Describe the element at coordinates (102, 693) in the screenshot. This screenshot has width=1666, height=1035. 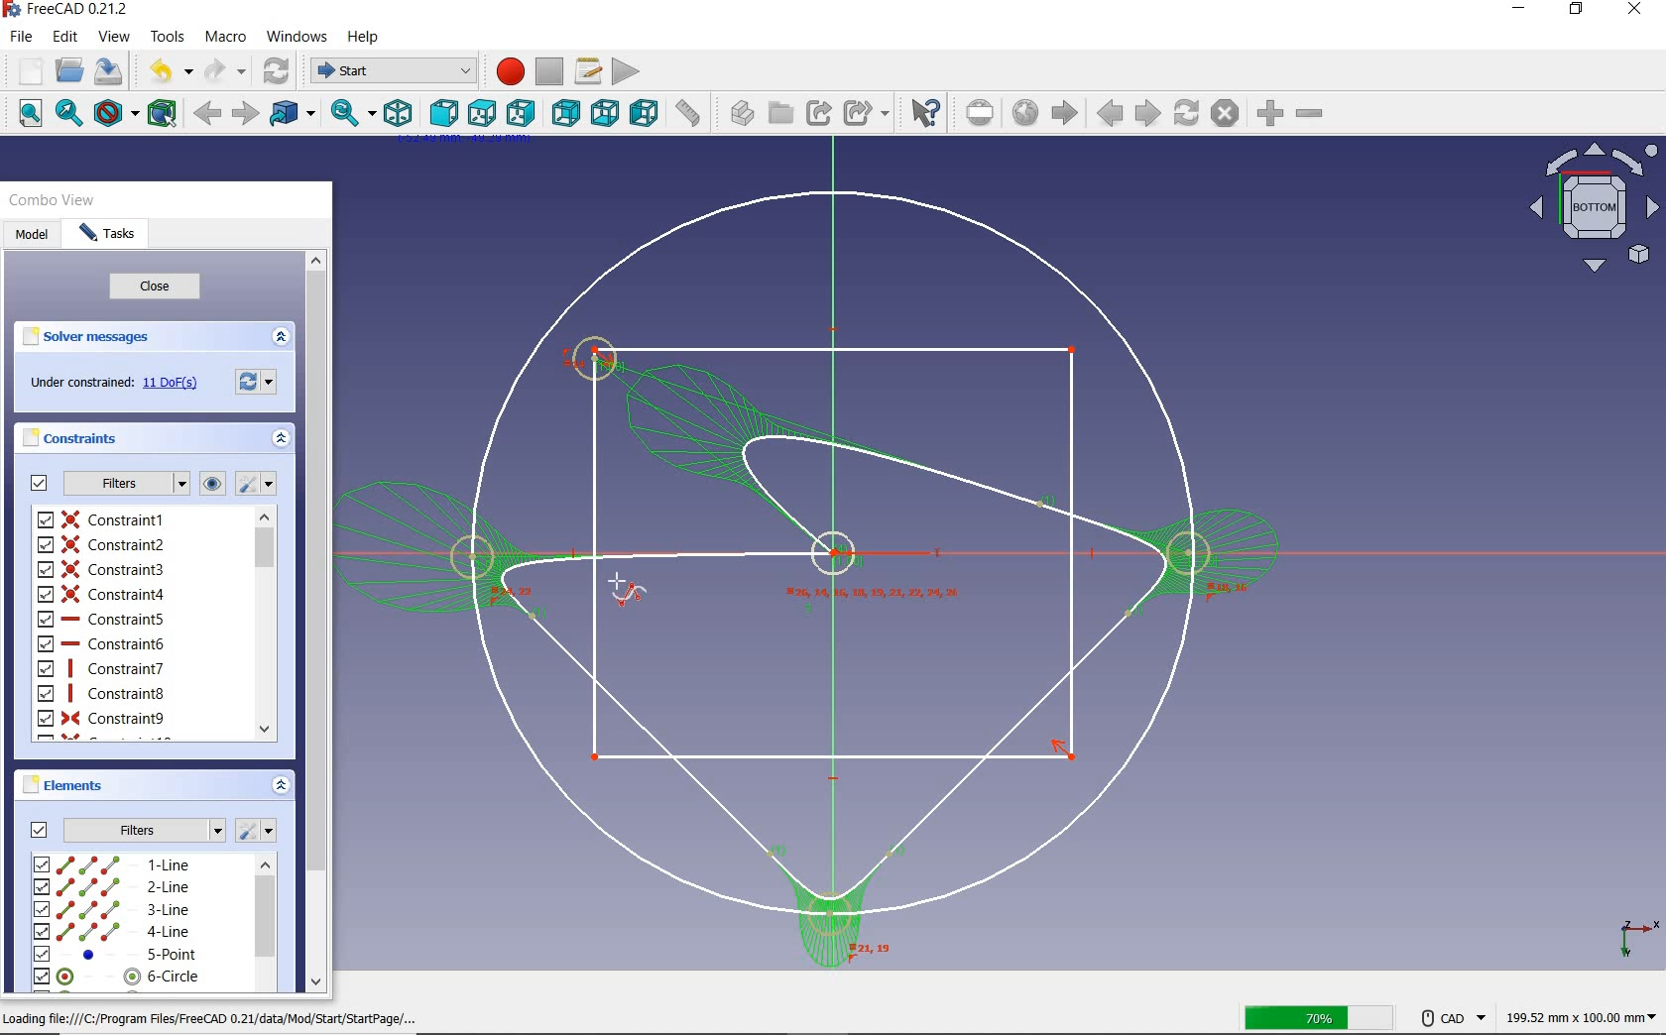
I see `constraint8` at that location.